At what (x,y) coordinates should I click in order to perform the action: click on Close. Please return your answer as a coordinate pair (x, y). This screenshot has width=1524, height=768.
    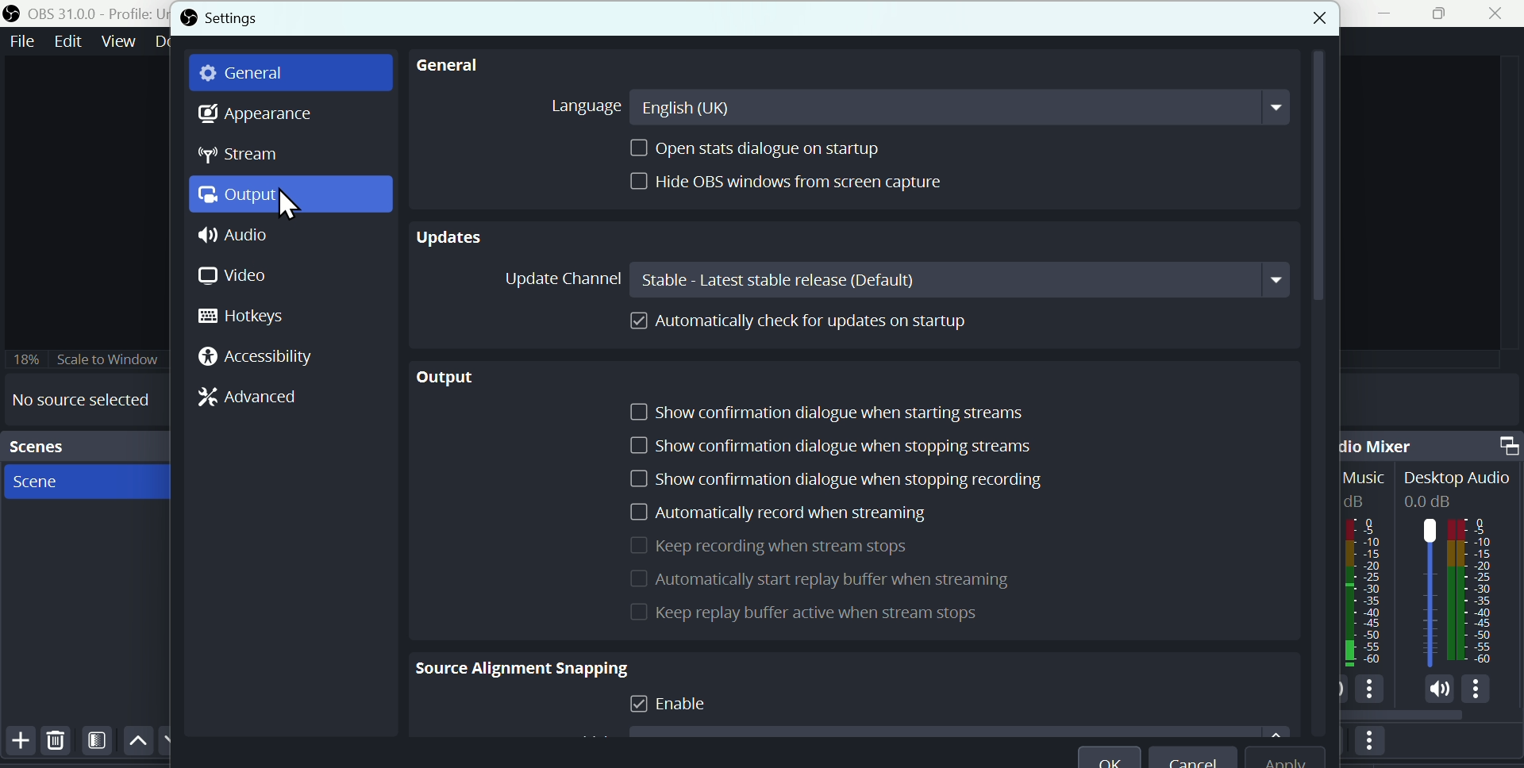
    Looking at the image, I should click on (1499, 14).